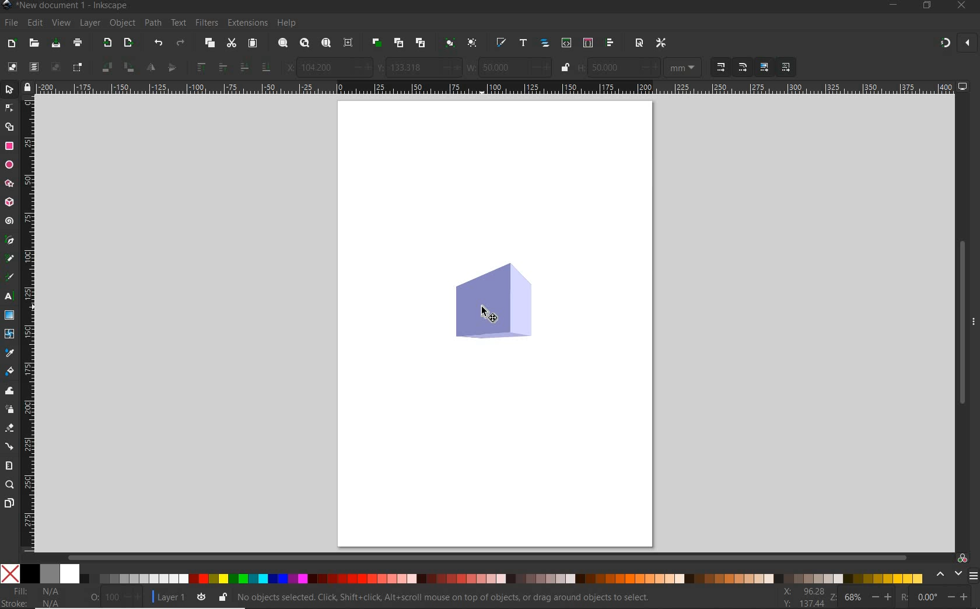 This screenshot has width=980, height=609. Describe the element at coordinates (27, 87) in the screenshot. I see `lock` at that location.